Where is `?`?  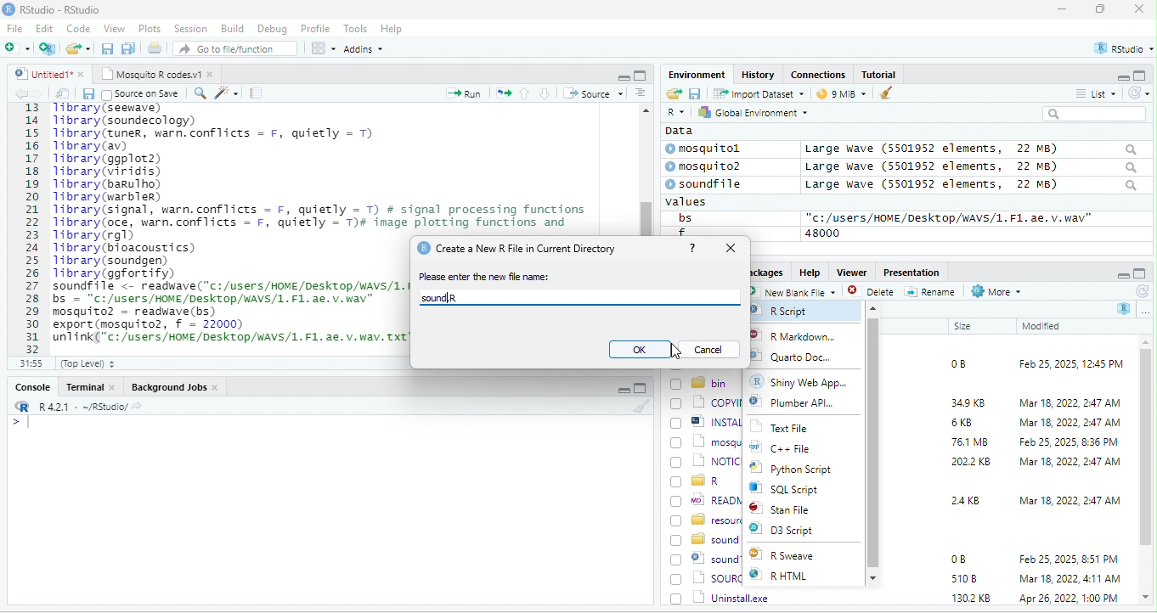
? is located at coordinates (693, 246).